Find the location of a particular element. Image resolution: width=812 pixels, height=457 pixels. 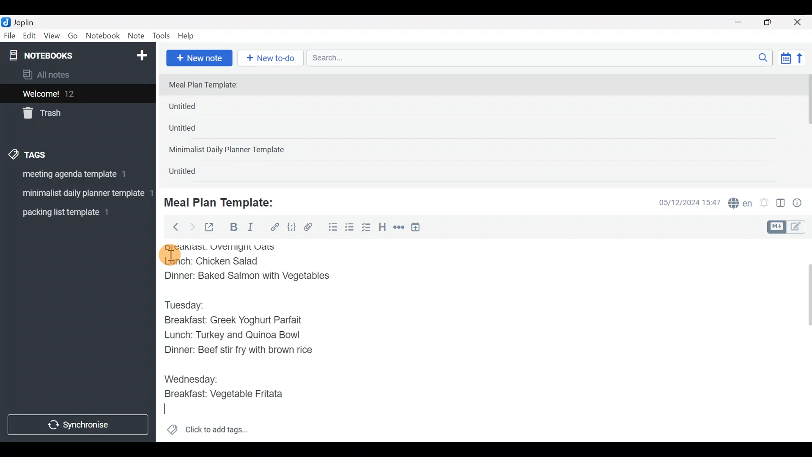

Insert time is located at coordinates (420, 228).